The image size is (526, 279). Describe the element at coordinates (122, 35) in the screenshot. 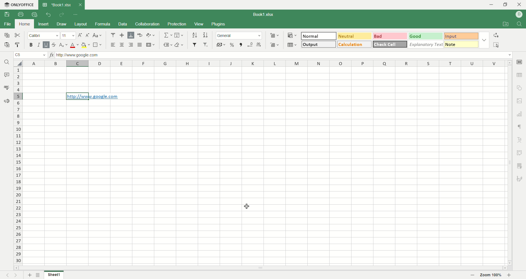

I see `align center` at that location.